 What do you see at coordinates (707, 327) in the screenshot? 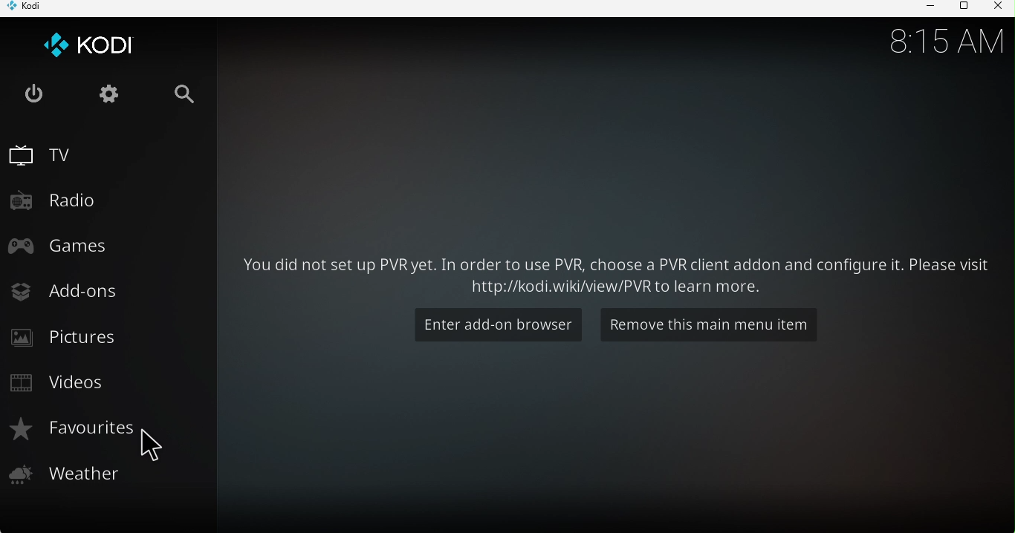
I see `Remove this main menu item` at bounding box center [707, 327].